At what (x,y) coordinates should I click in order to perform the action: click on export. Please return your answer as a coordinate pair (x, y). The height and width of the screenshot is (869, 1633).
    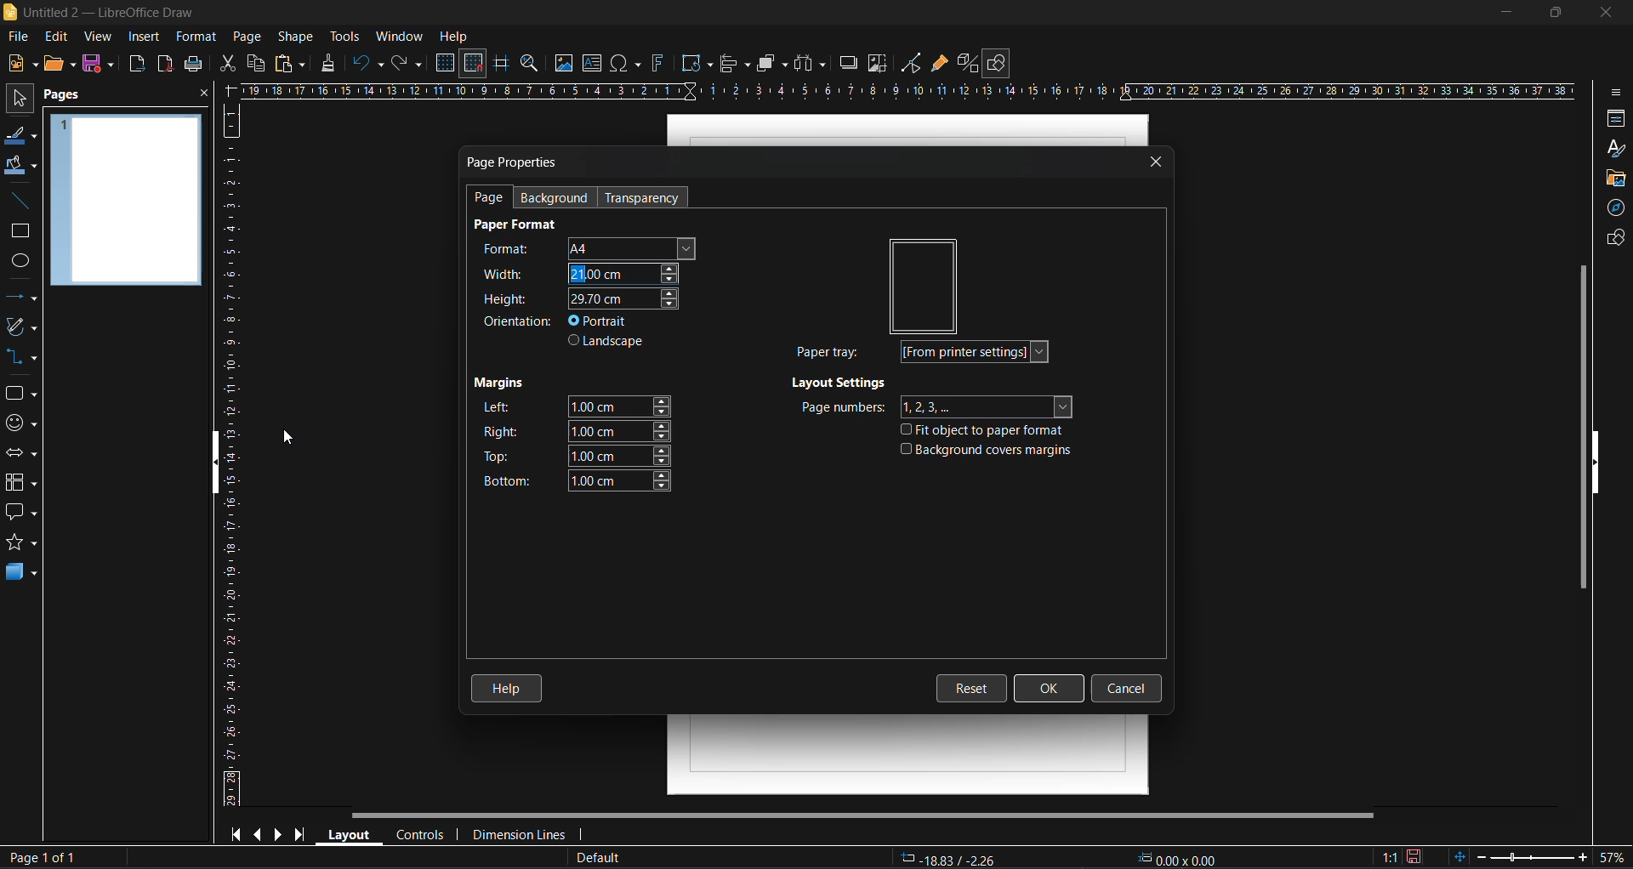
    Looking at the image, I should click on (139, 64).